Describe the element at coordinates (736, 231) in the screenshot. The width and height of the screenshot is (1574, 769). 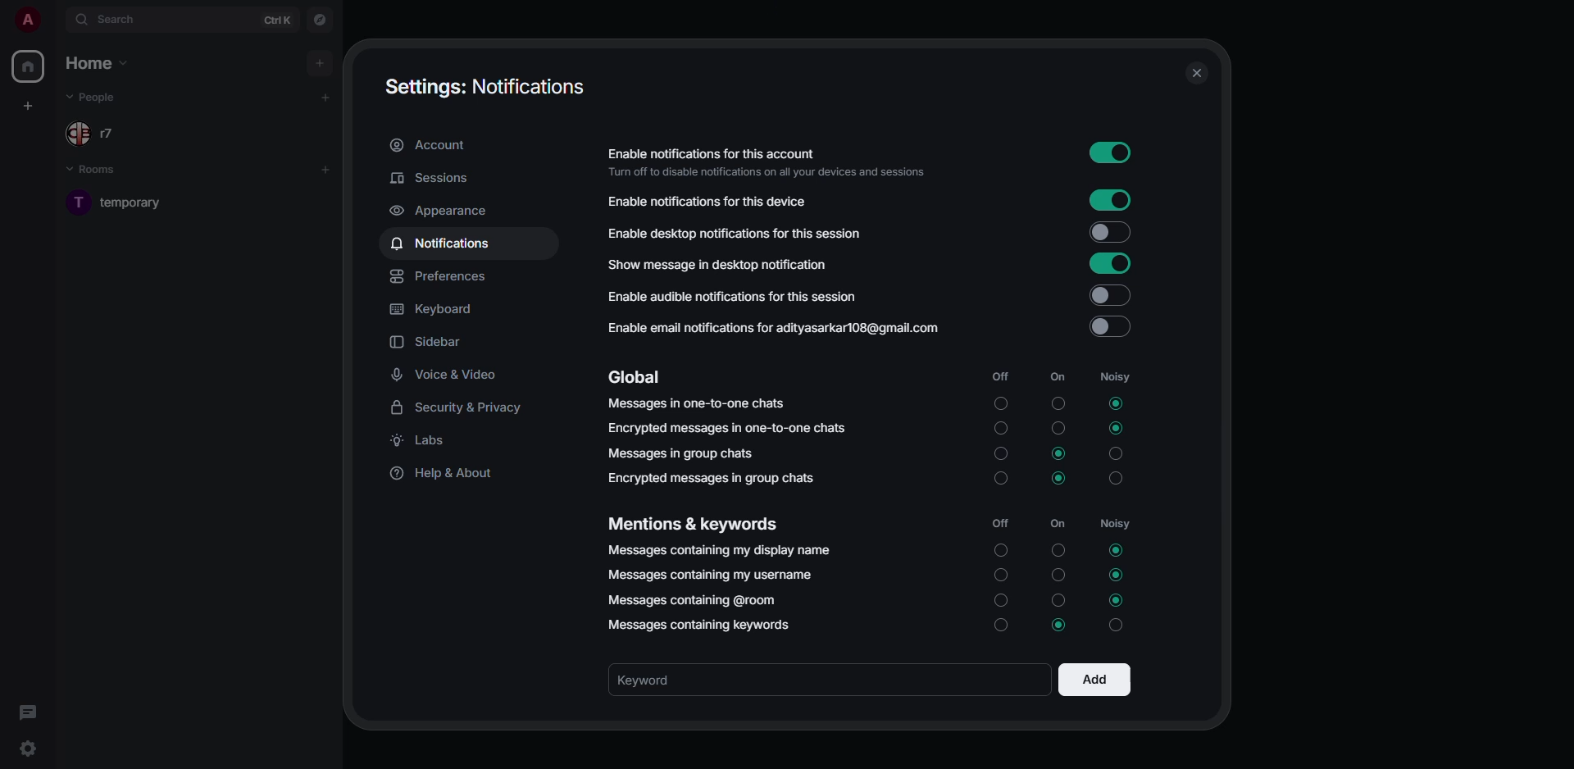
I see `enable desktop notifications for this session` at that location.